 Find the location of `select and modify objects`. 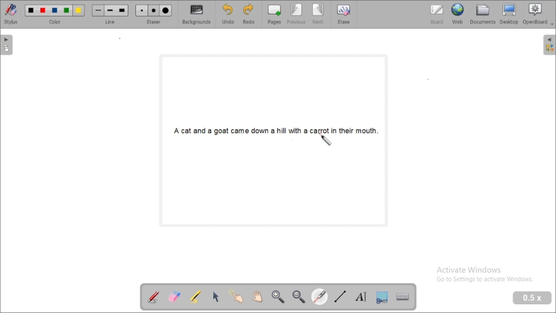

select and modify objects is located at coordinates (215, 297).